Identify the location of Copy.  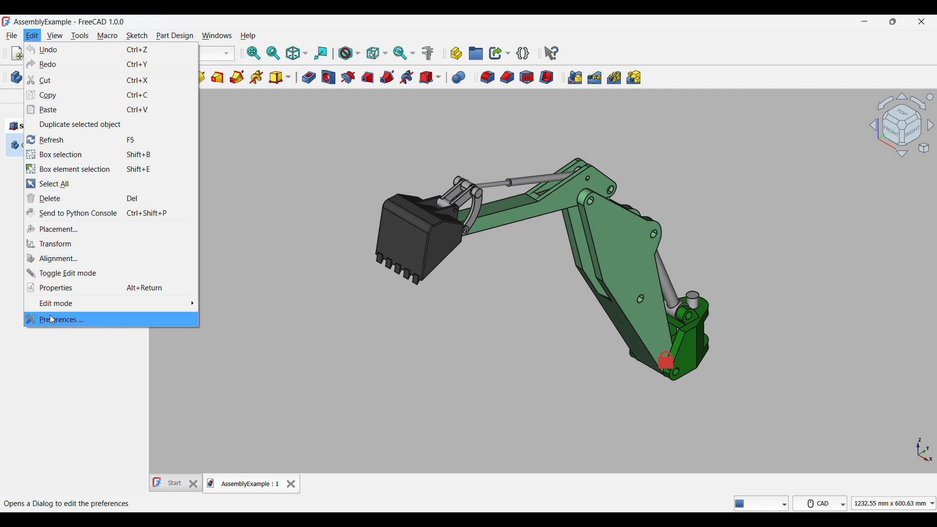
(111, 95).